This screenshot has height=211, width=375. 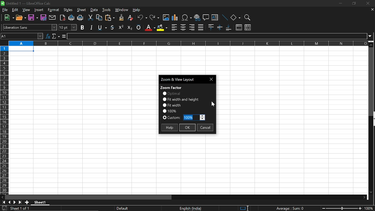 I want to click on insert text, so click(x=215, y=18).